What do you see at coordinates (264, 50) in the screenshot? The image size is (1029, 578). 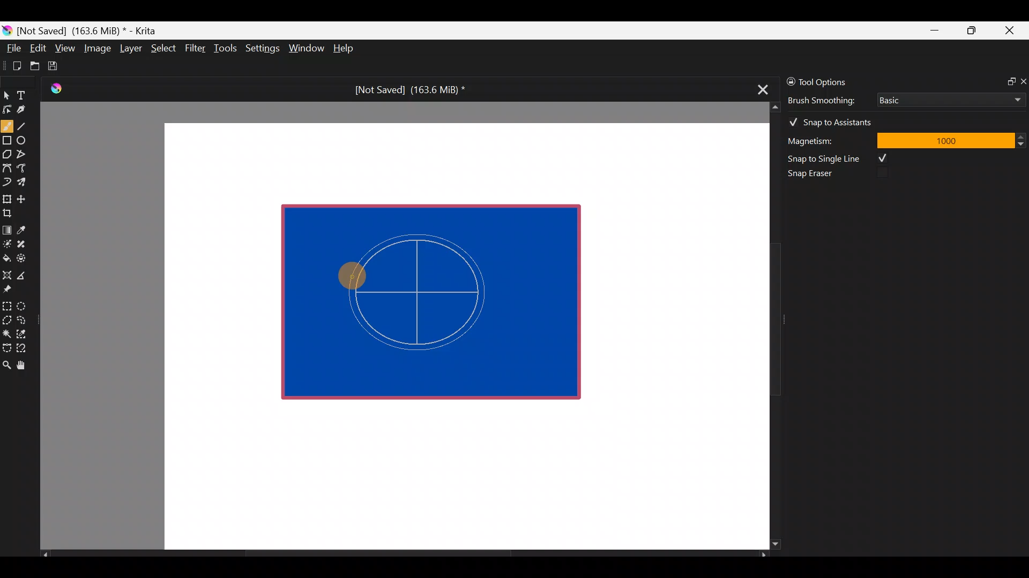 I see `Settings` at bounding box center [264, 50].